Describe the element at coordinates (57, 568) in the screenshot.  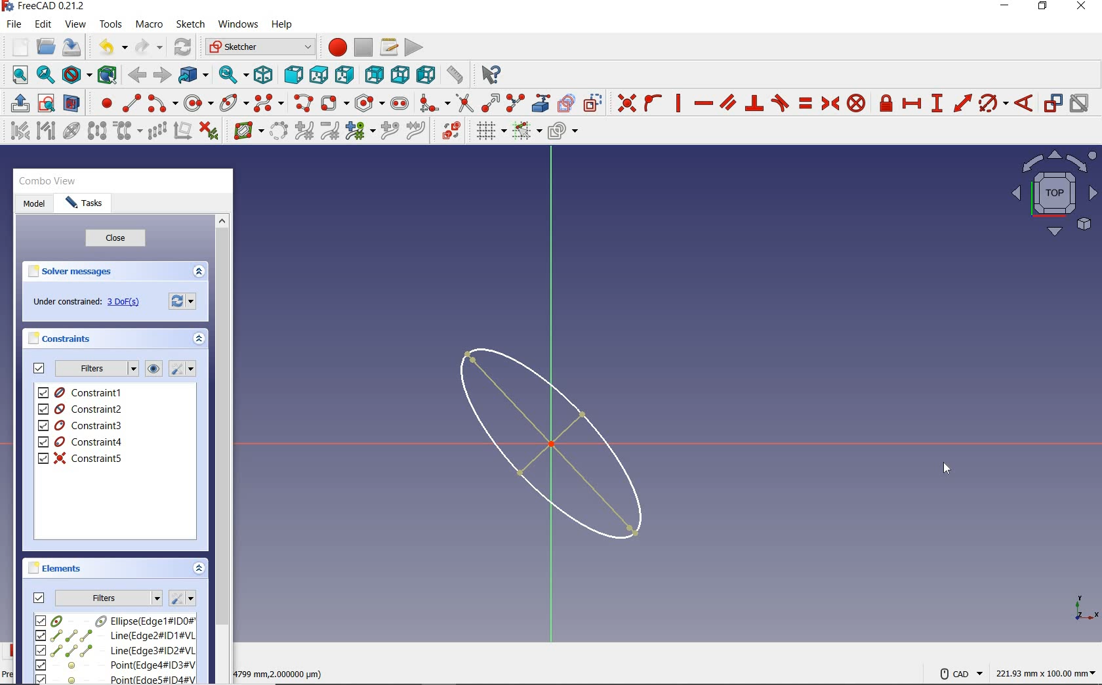
I see `elements` at that location.